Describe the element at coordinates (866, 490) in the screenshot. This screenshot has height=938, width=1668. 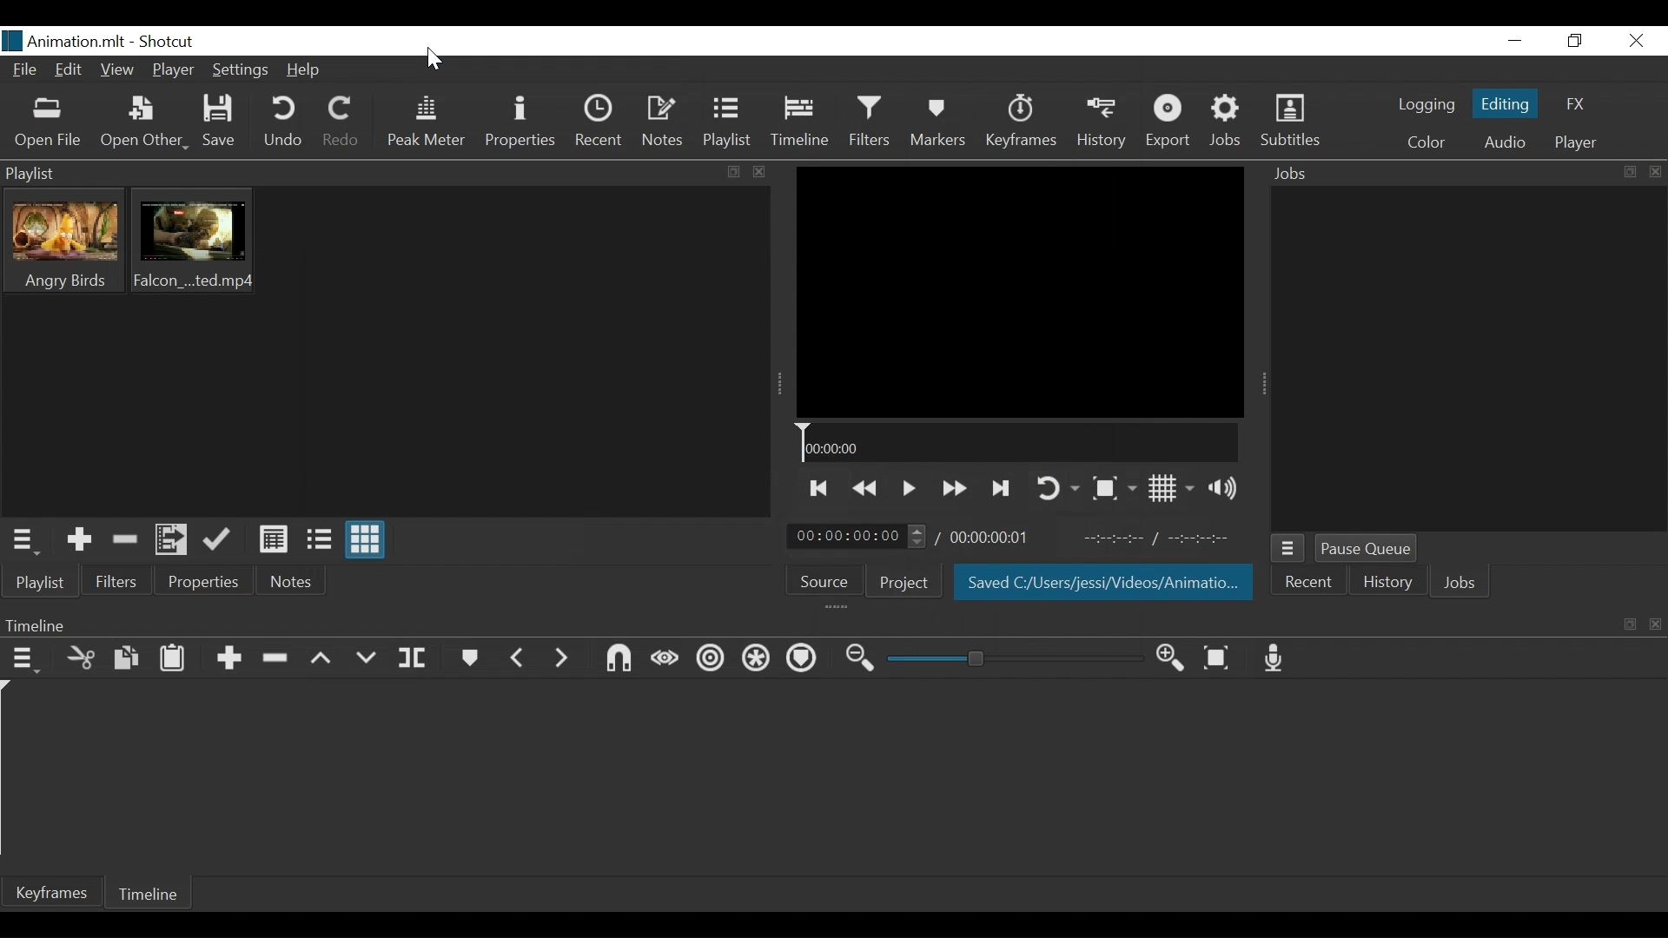
I see `Play backward quickly` at that location.